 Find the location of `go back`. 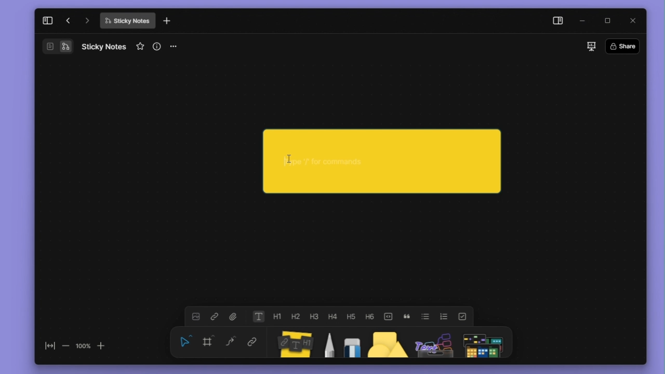

go back is located at coordinates (66, 23).